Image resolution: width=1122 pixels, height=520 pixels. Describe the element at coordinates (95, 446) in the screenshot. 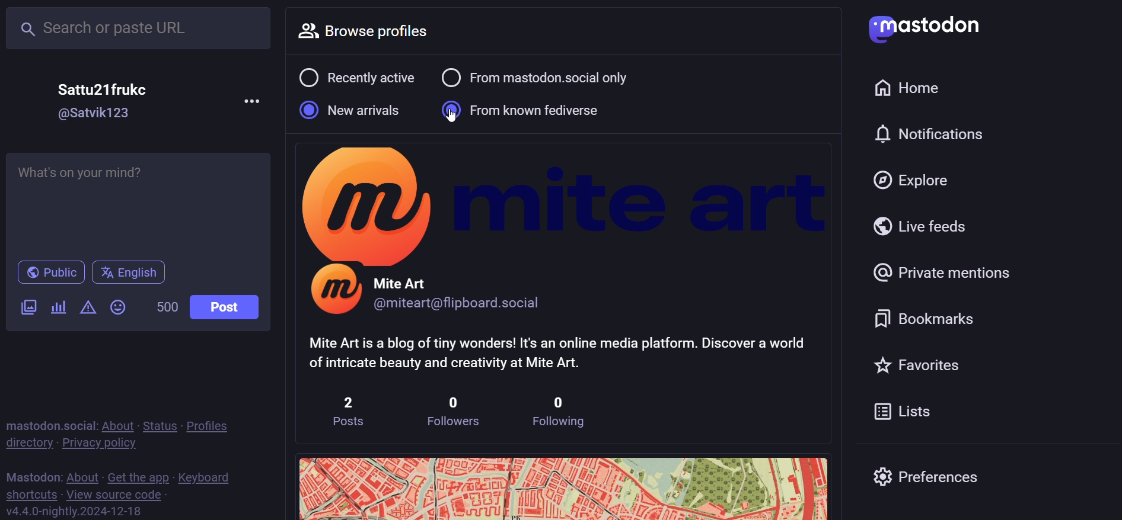

I see `private policy` at that location.